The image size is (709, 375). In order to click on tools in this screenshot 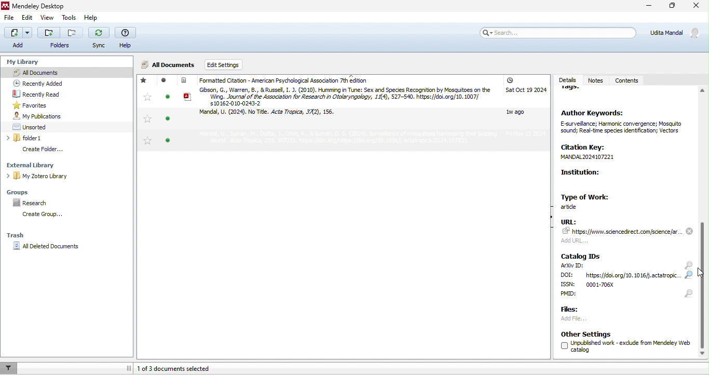, I will do `click(69, 18)`.